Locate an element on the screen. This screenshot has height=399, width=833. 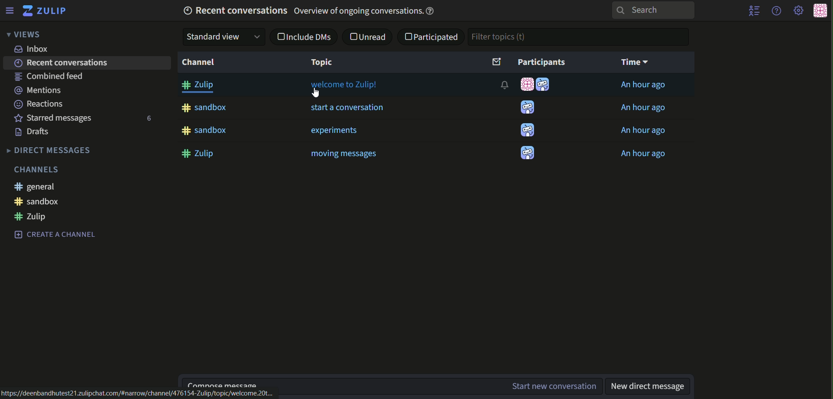
Time is located at coordinates (637, 62).